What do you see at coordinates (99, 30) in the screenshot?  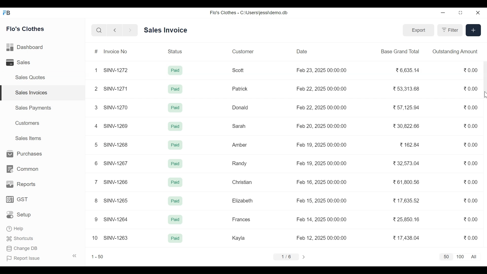 I see `Search` at bounding box center [99, 30].